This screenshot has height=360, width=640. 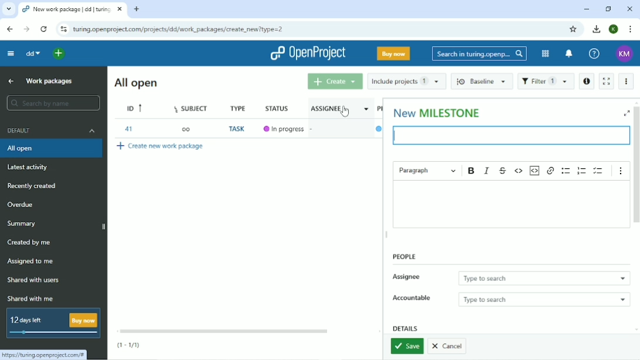 What do you see at coordinates (624, 54) in the screenshot?
I see `KM` at bounding box center [624, 54].